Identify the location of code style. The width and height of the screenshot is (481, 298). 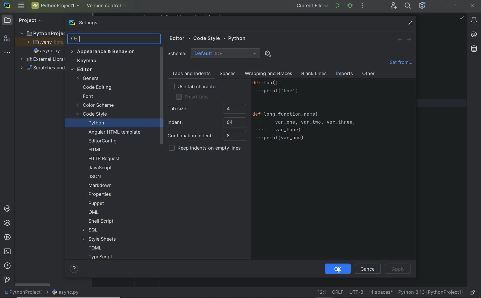
(93, 115).